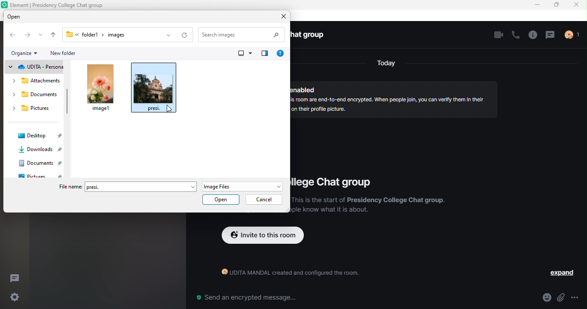  I want to click on maximize, so click(557, 6).